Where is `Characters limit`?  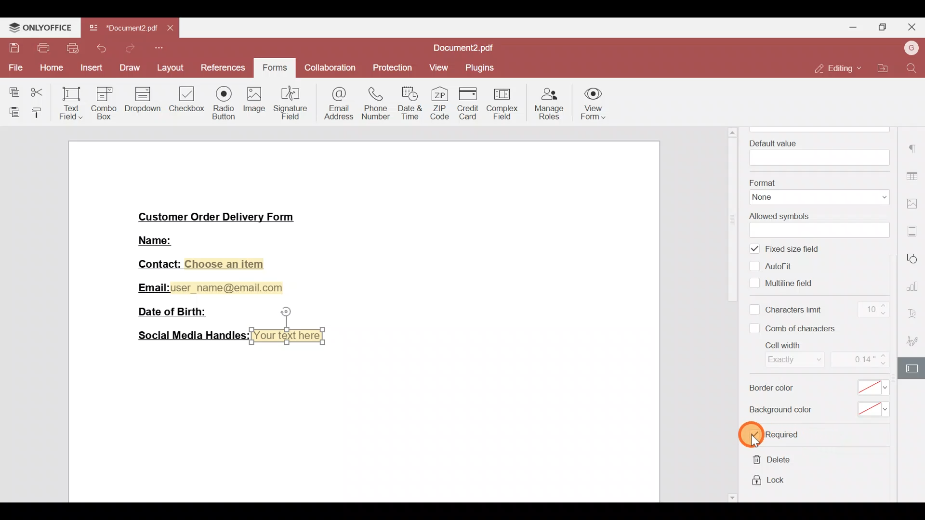
Characters limit is located at coordinates (787, 311).